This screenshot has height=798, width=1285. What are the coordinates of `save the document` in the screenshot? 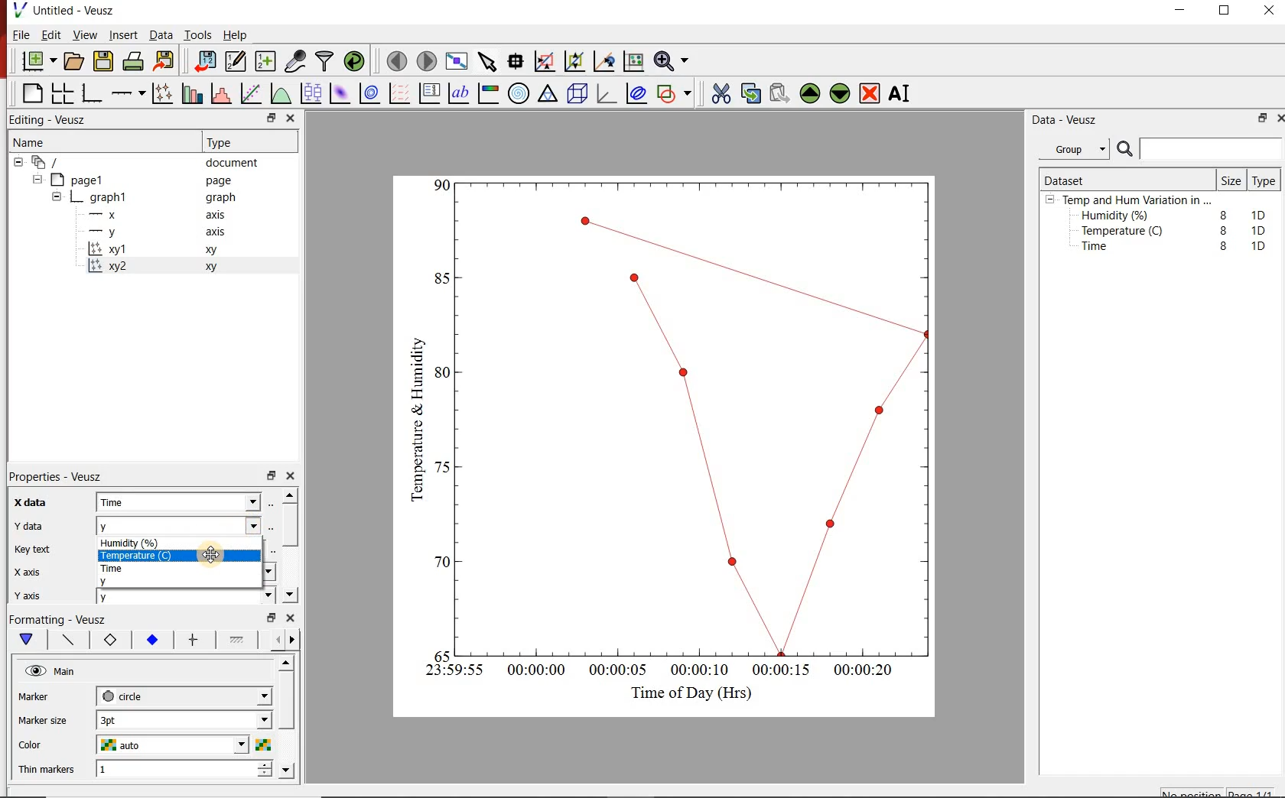 It's located at (104, 62).